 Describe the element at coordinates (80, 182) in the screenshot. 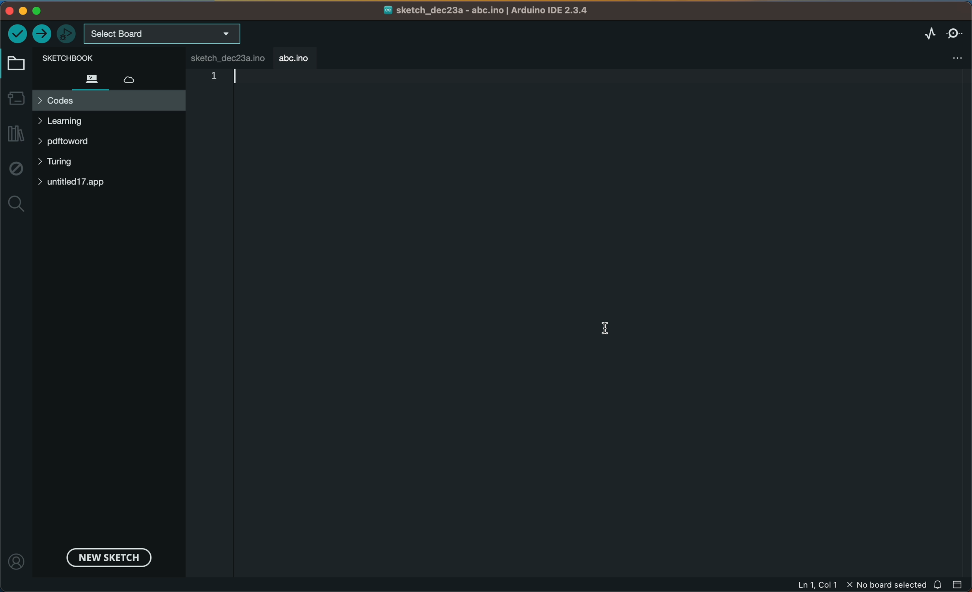

I see `untitled 17` at that location.